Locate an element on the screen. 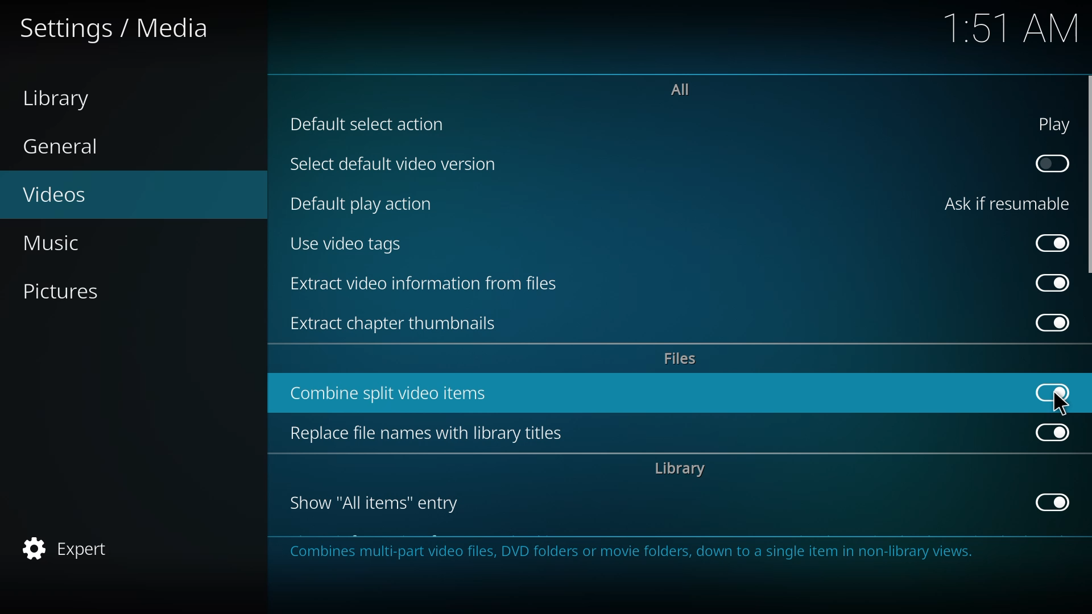 The image size is (1092, 614). replace file names with library titles is located at coordinates (427, 433).